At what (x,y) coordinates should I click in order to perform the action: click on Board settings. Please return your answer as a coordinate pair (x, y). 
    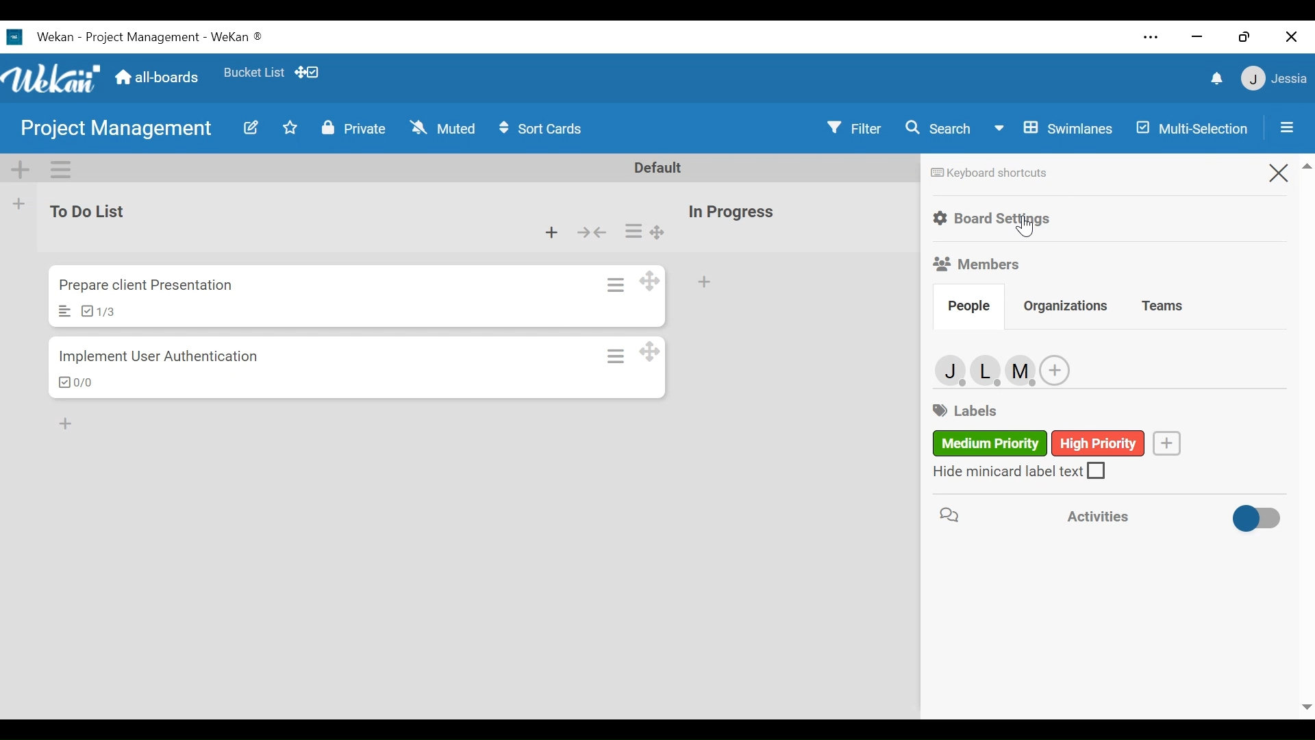
    Looking at the image, I should click on (995, 219).